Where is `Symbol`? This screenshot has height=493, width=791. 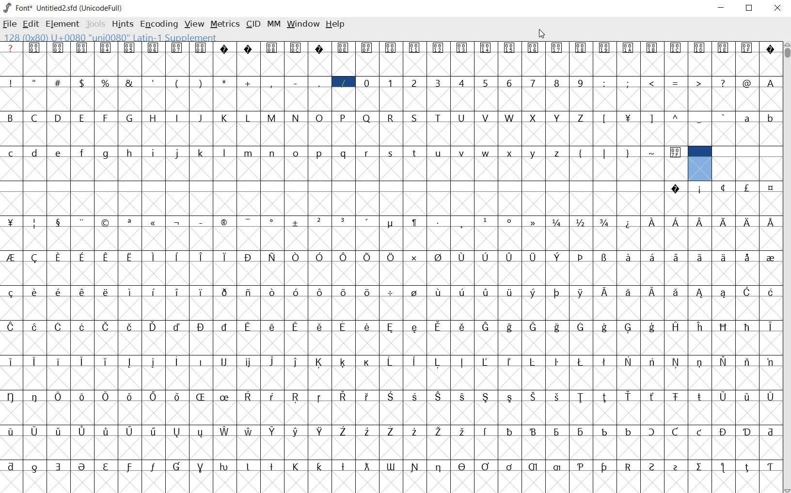 Symbol is located at coordinates (60, 396).